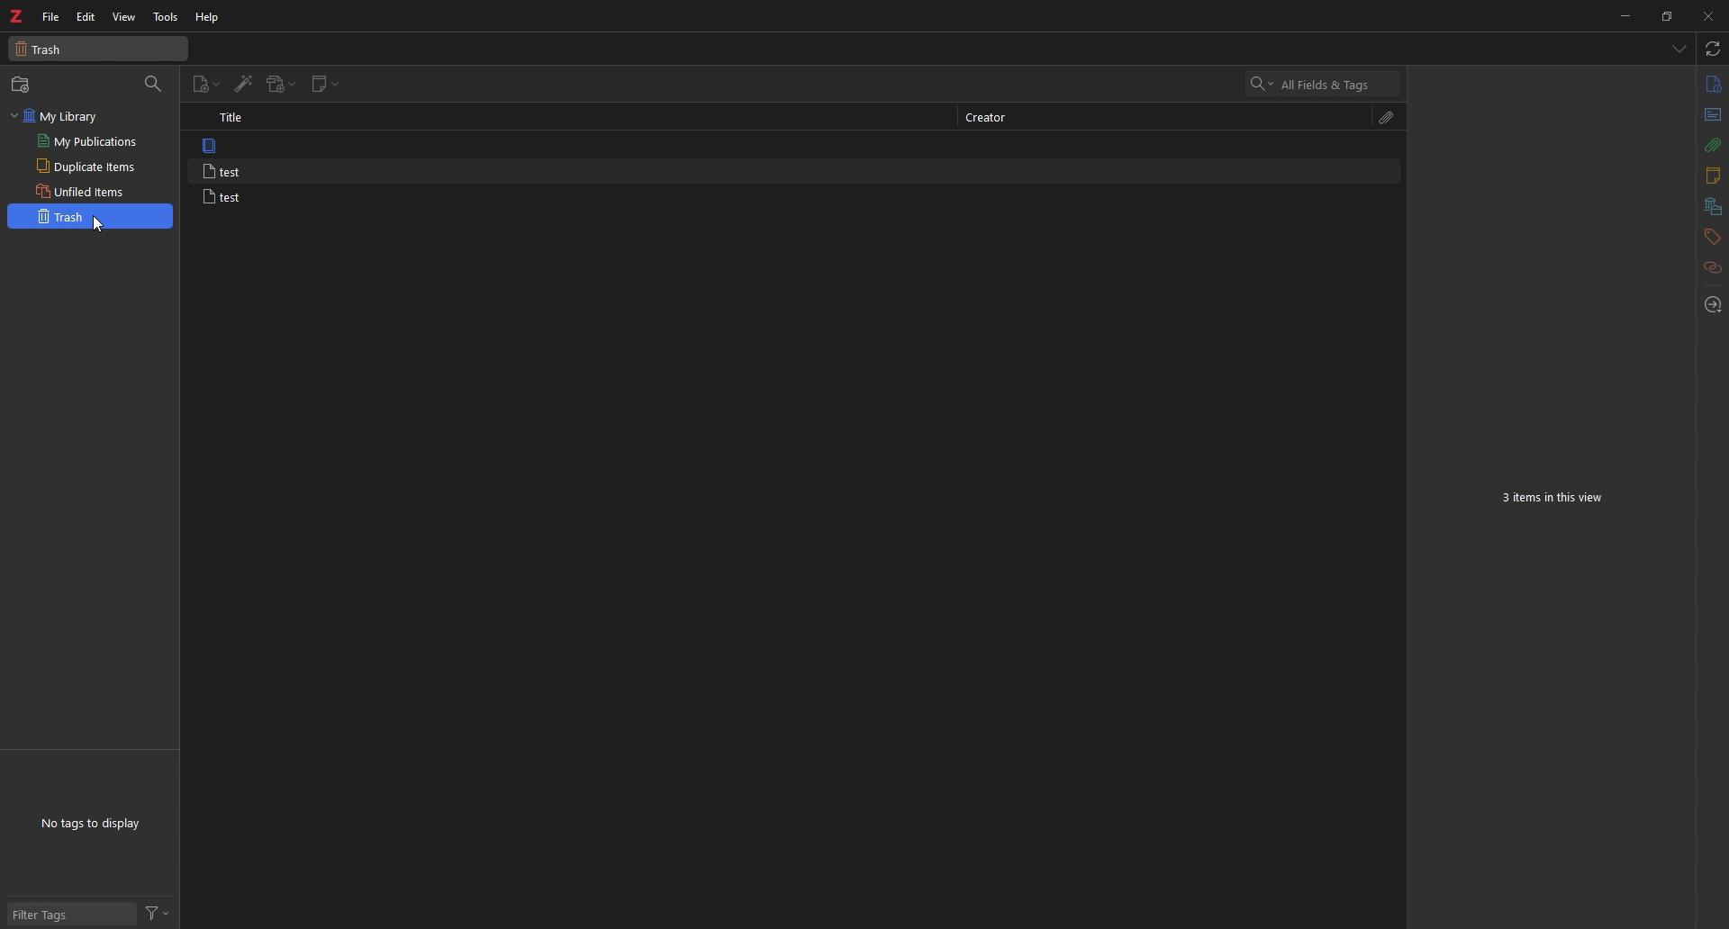  Describe the element at coordinates (1711, 145) in the screenshot. I see `attachments` at that location.